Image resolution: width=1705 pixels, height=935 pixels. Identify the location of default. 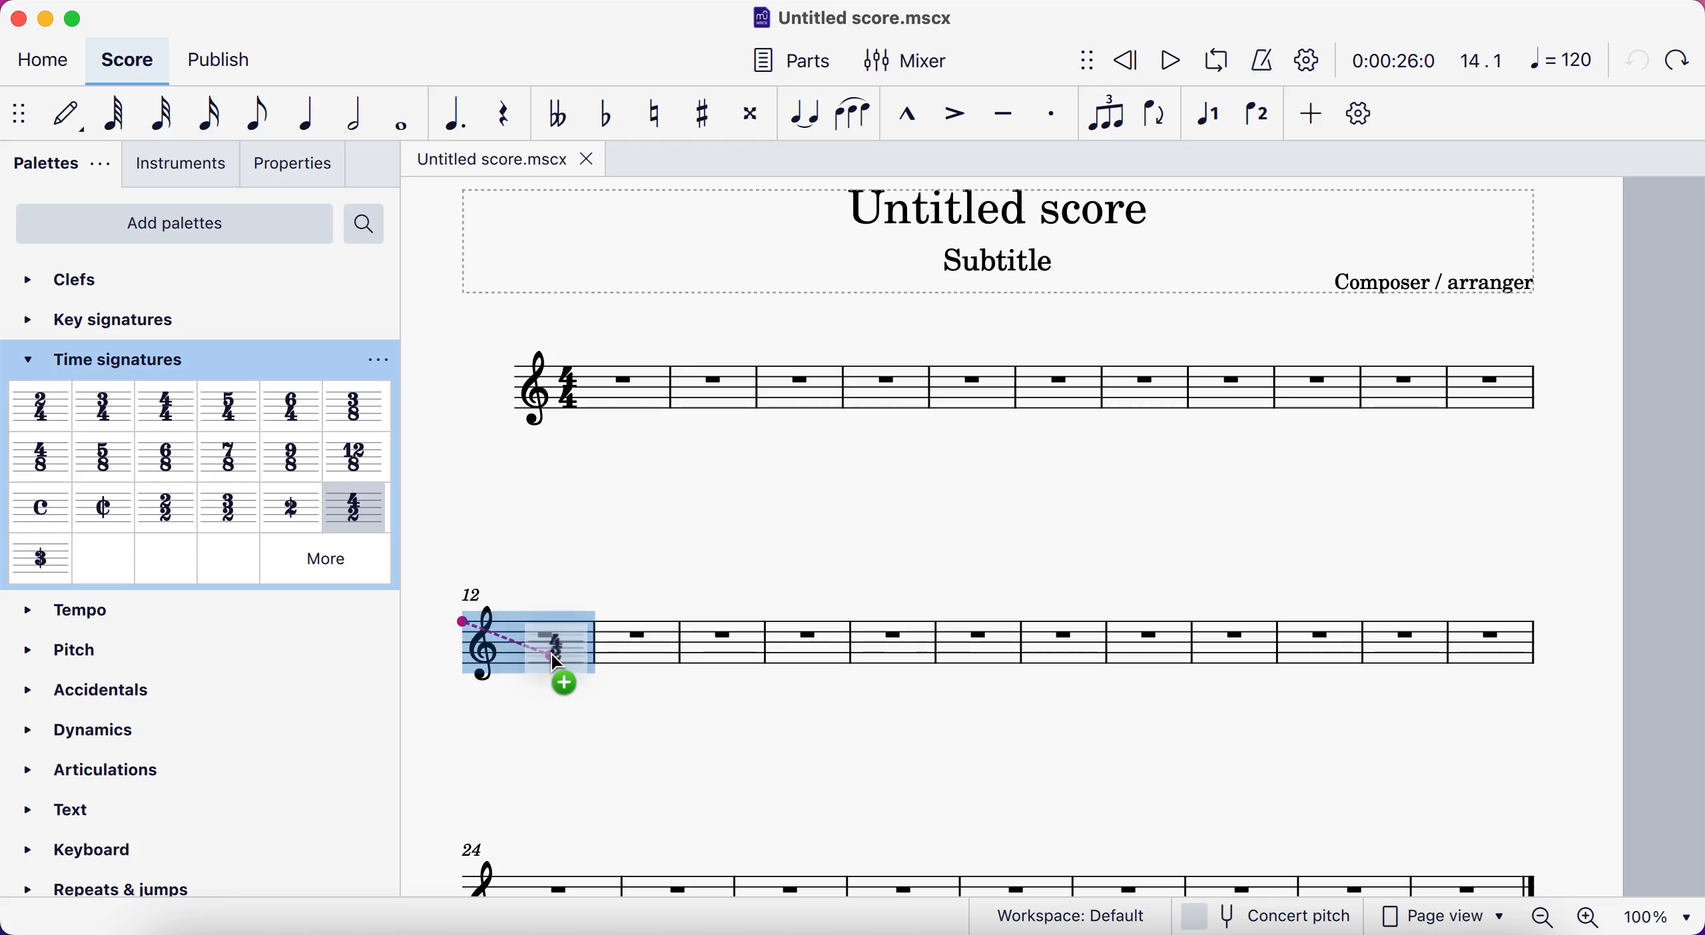
(62, 115).